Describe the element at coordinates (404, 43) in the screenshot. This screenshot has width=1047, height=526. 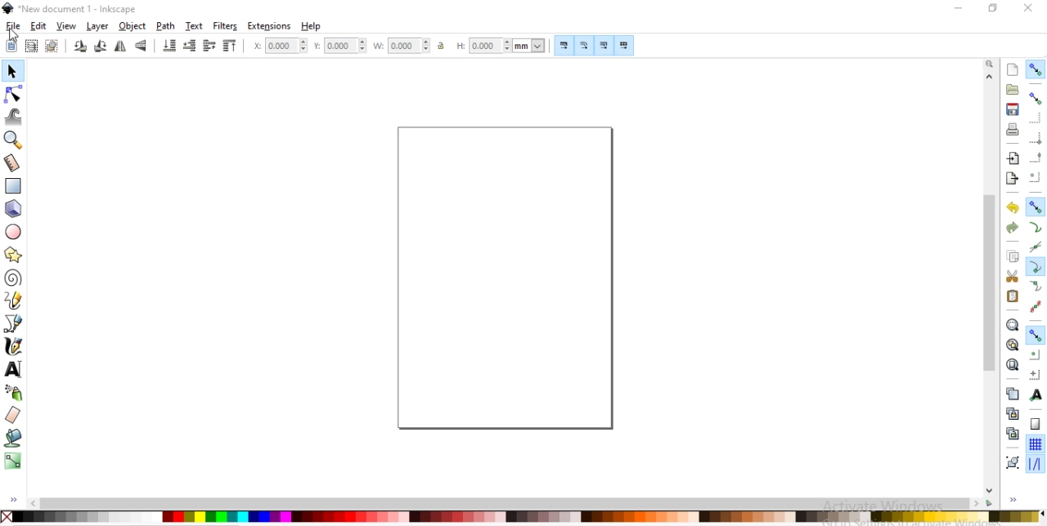
I see `width of selection` at that location.